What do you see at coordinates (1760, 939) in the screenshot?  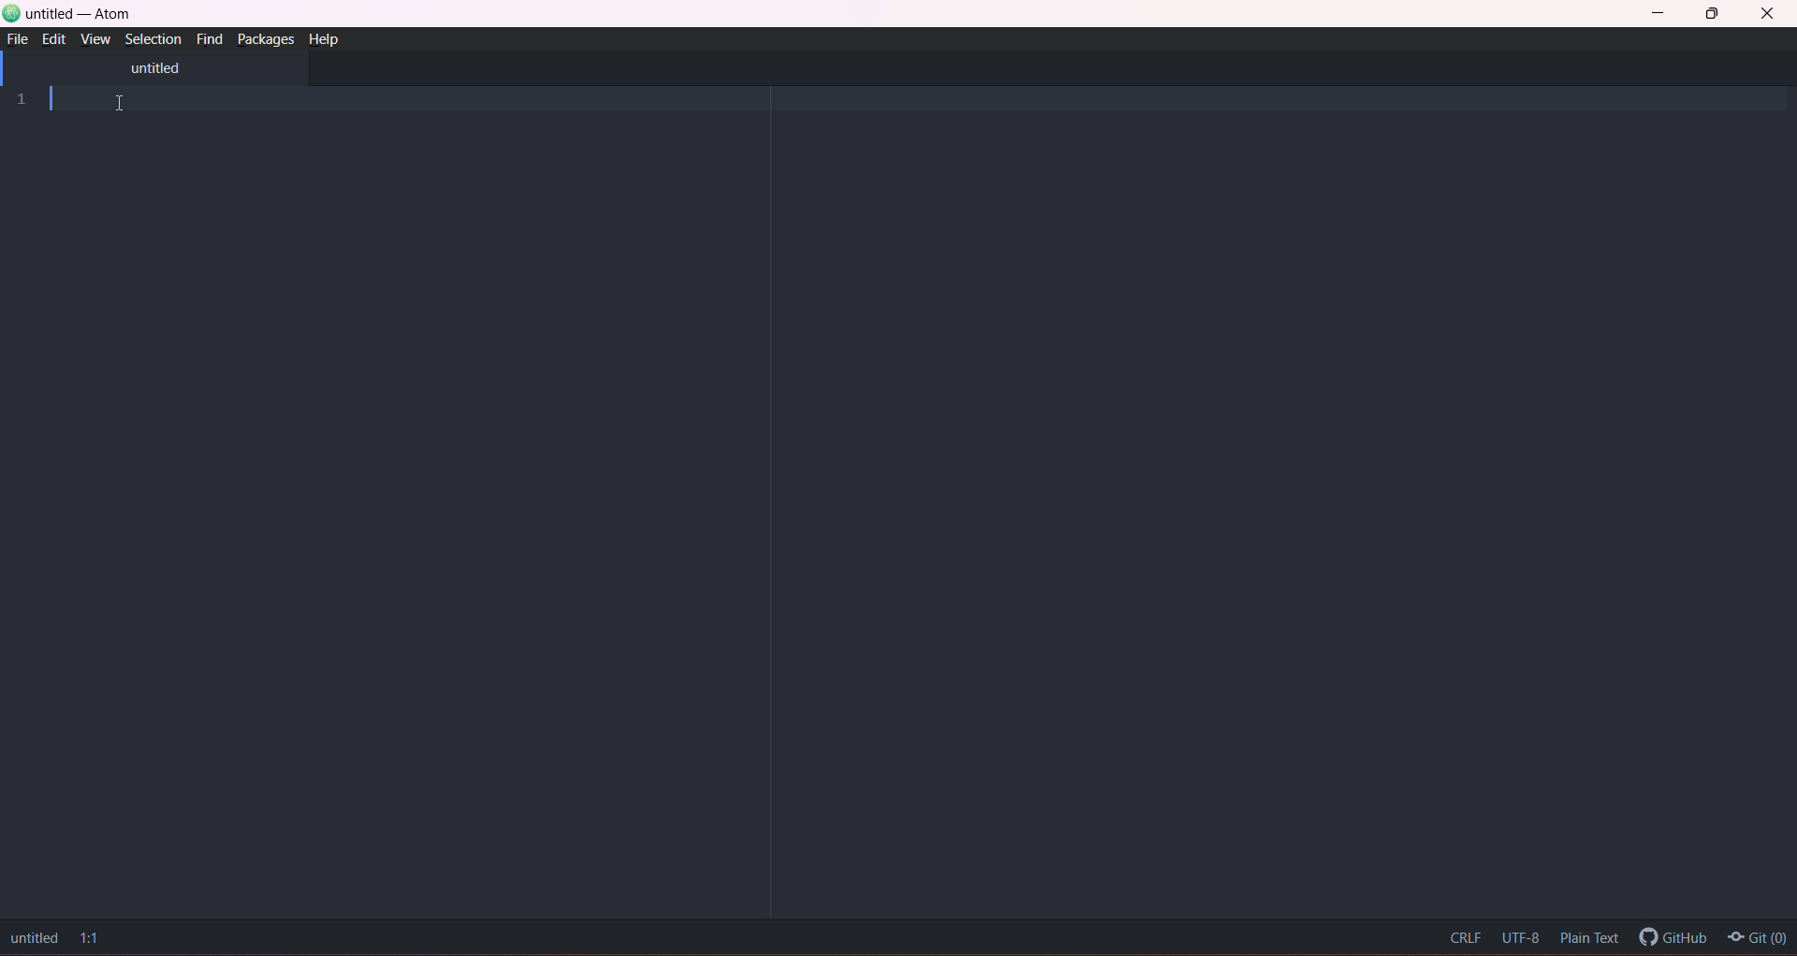 I see `Git(0)` at bounding box center [1760, 939].